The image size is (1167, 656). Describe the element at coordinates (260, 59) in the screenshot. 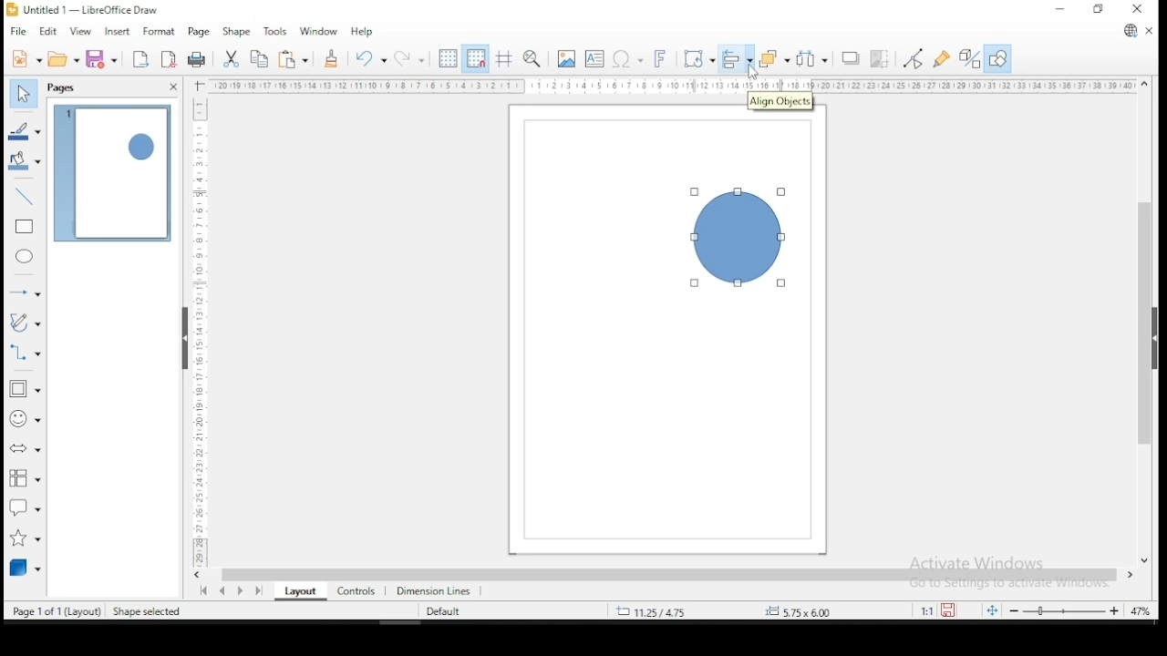

I see `copy` at that location.